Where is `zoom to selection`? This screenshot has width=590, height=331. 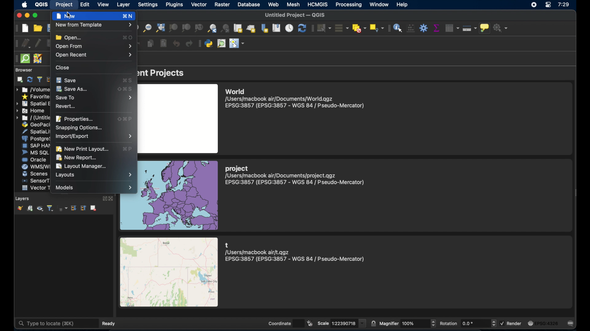 zoom to selection is located at coordinates (175, 28).